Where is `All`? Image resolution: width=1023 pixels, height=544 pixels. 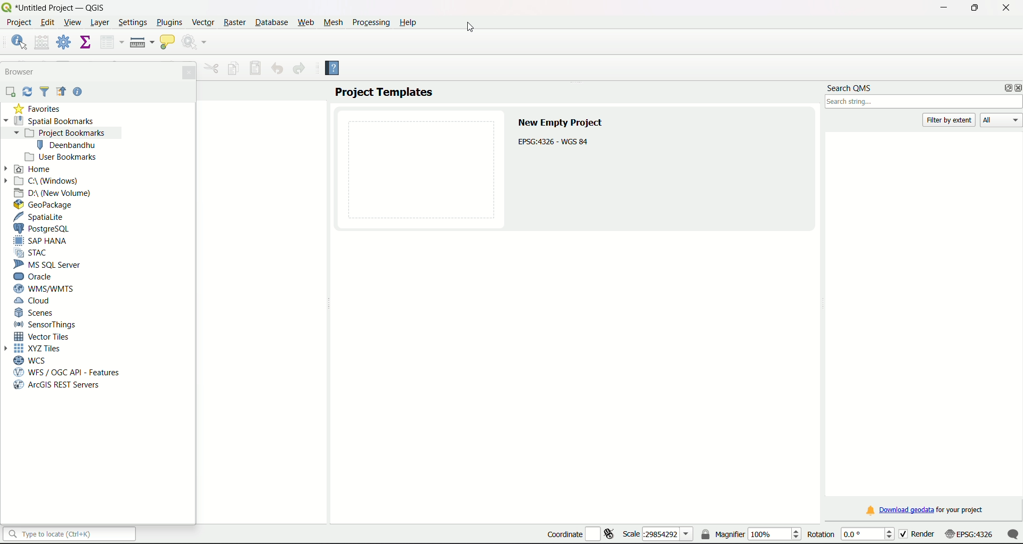
All is located at coordinates (1001, 120).